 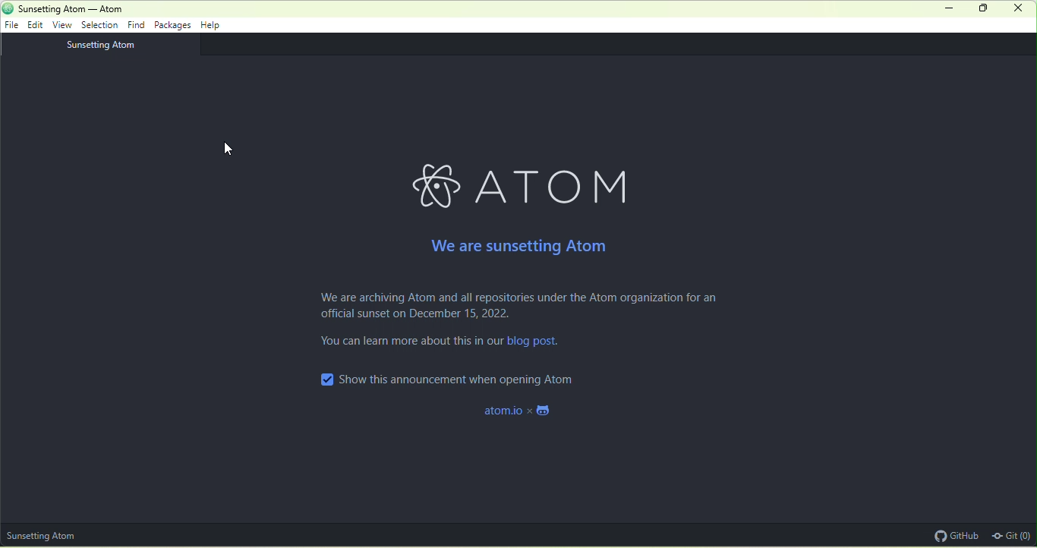 What do you see at coordinates (431, 185) in the screenshot?
I see `atom logo` at bounding box center [431, 185].